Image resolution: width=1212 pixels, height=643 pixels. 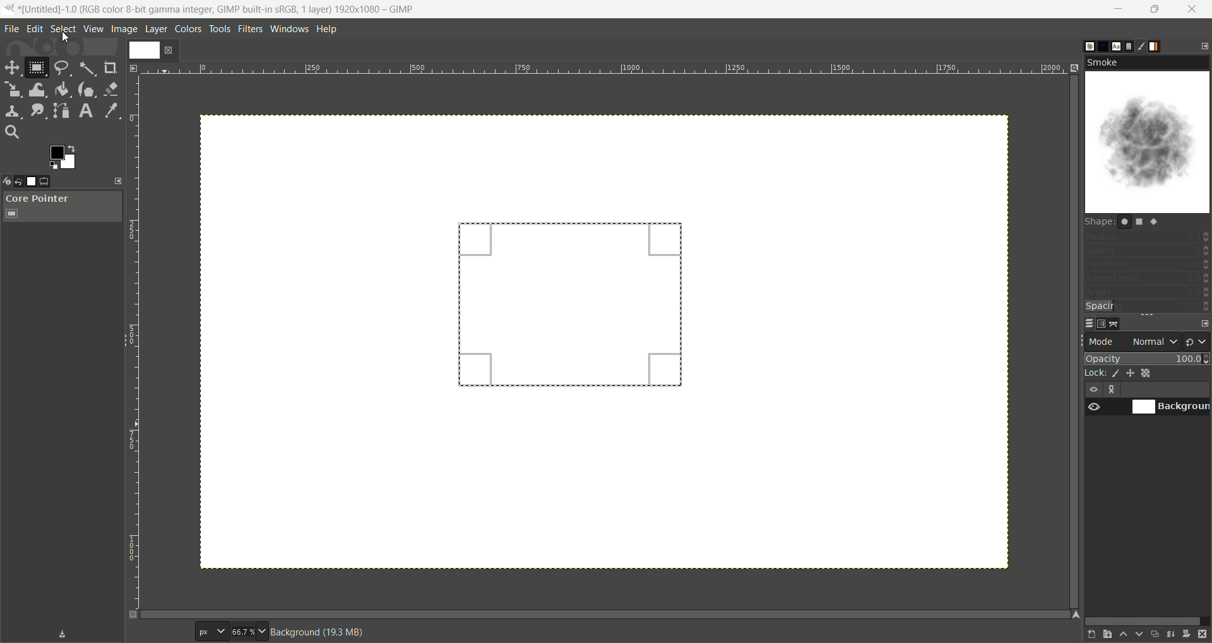 I want to click on smoke, so click(x=1148, y=136).